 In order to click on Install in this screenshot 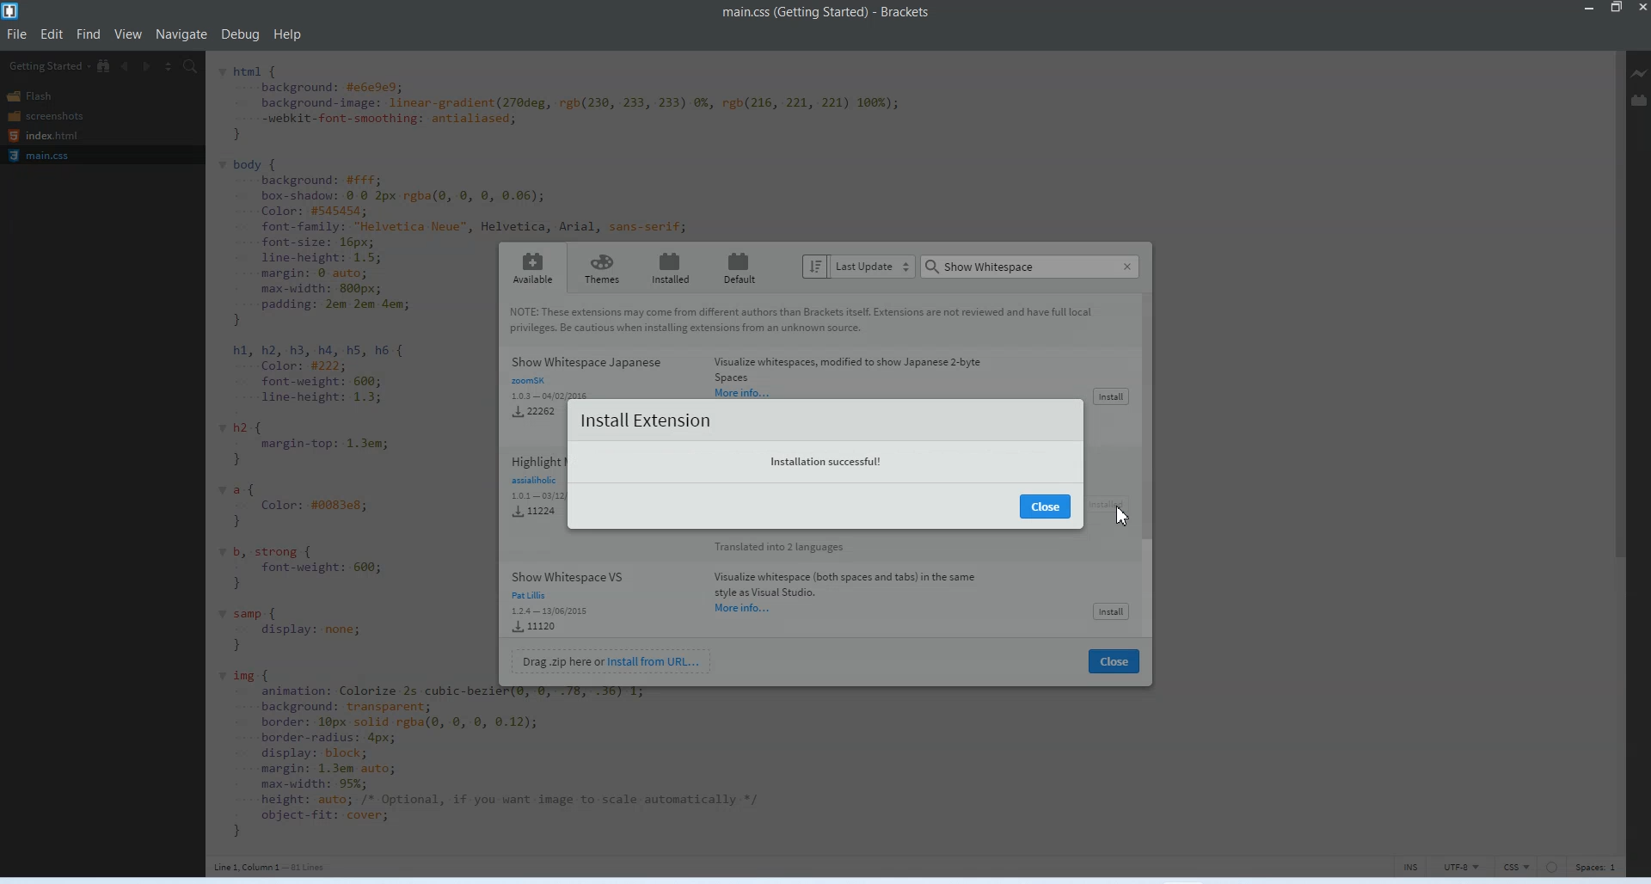, I will do `click(1112, 611)`.